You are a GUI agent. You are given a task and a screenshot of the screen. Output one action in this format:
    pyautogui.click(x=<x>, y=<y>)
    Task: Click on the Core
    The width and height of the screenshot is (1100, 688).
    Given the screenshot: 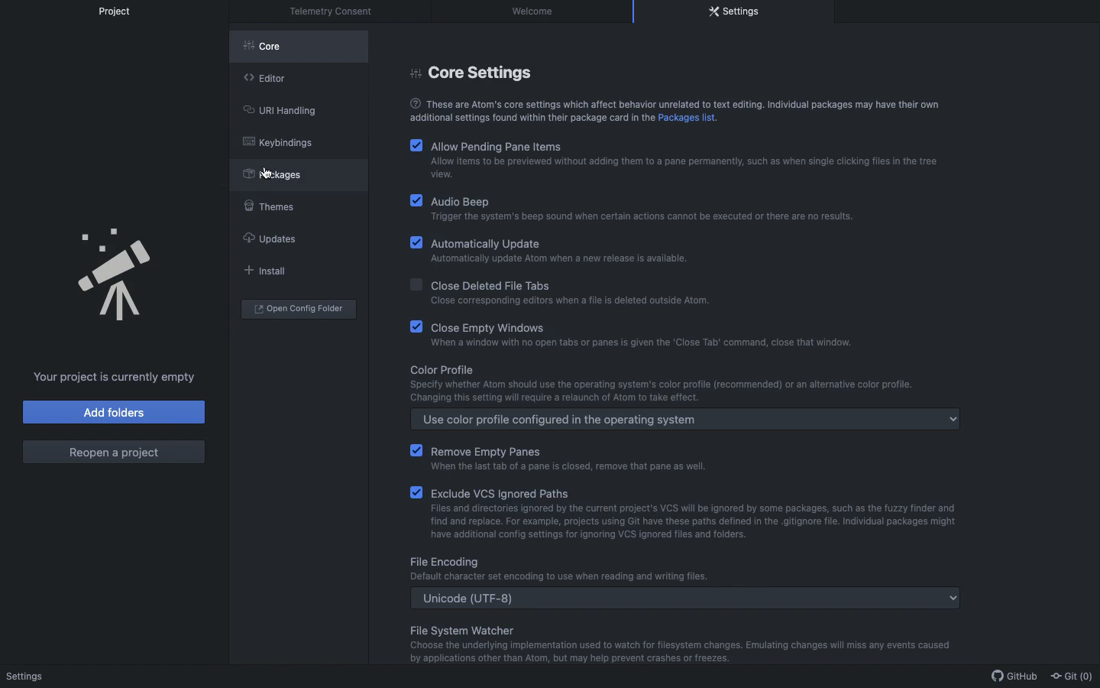 What is the action you would take?
    pyautogui.click(x=270, y=49)
    